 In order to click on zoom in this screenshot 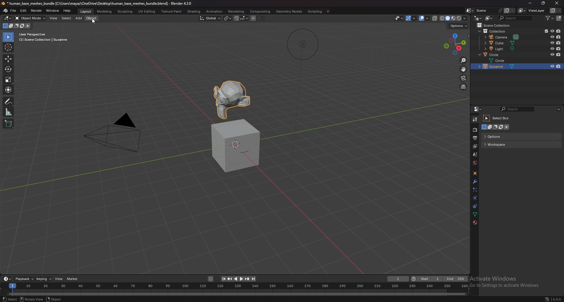, I will do `click(464, 60)`.